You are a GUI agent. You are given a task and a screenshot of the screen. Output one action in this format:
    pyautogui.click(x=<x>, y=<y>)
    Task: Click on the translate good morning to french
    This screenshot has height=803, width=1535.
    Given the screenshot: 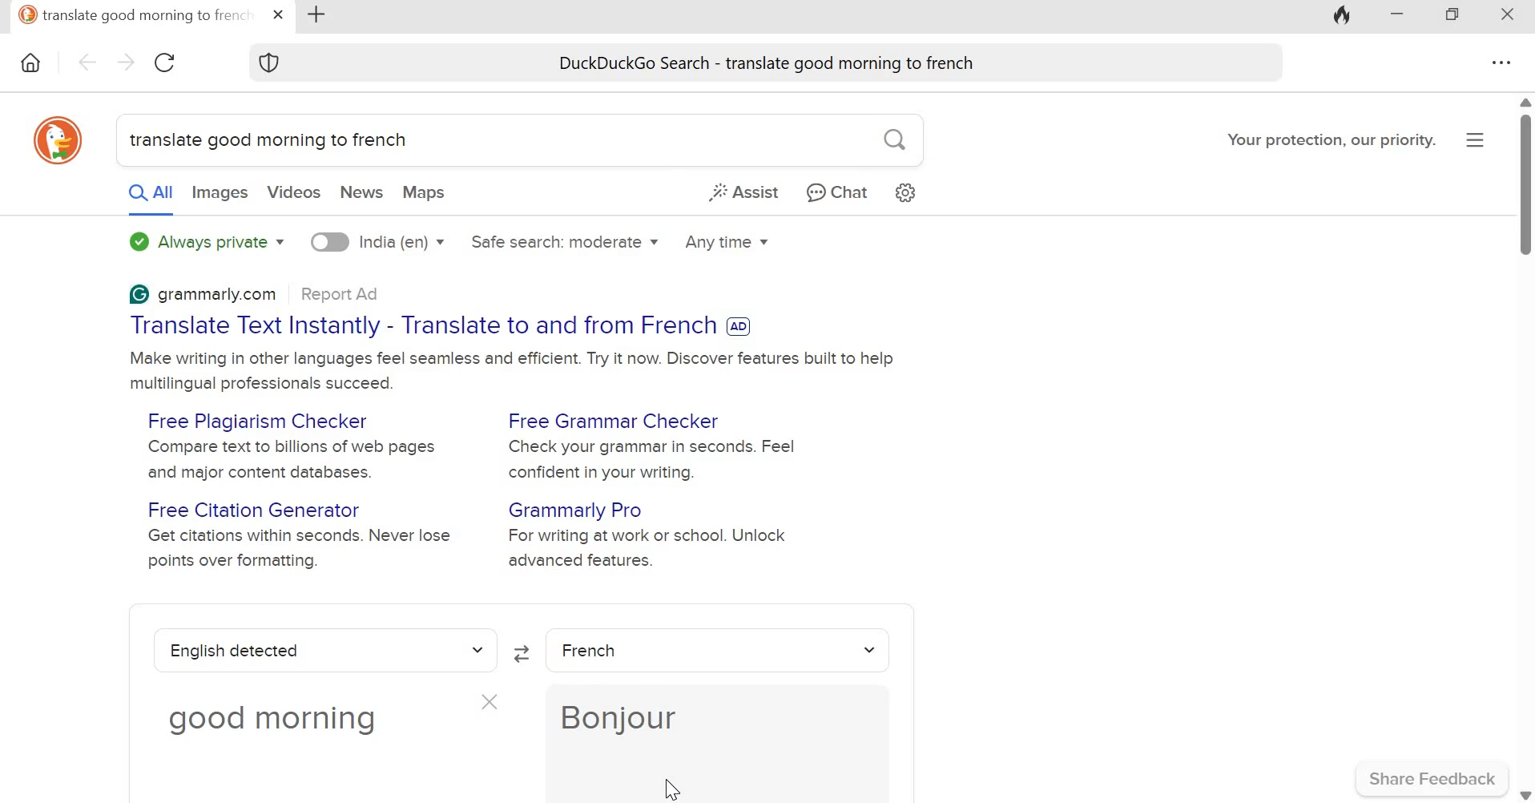 What is the action you would take?
    pyautogui.click(x=131, y=14)
    